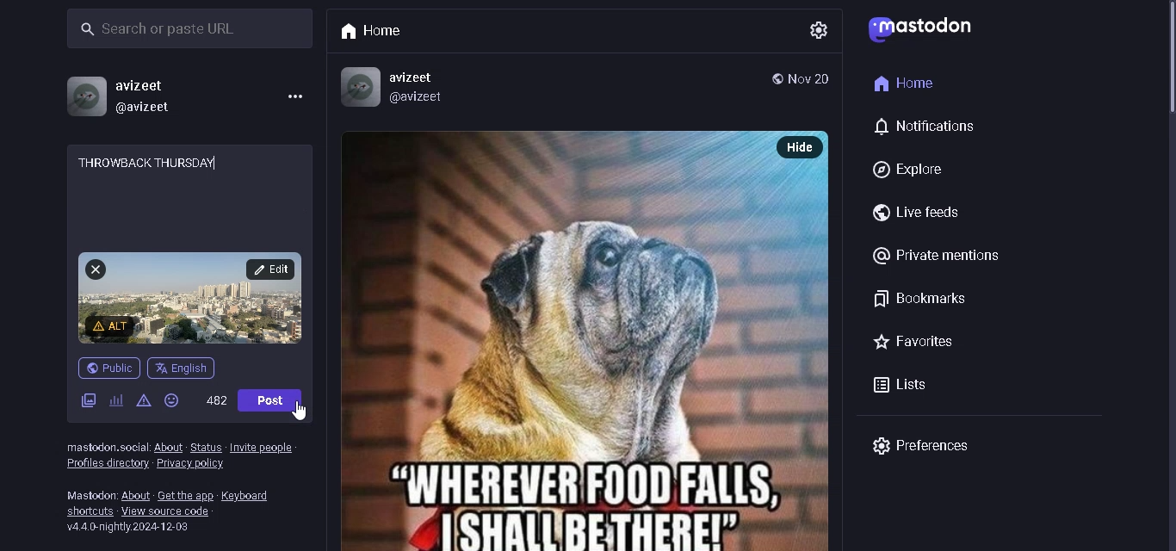 Image resolution: width=1176 pixels, height=551 pixels. What do you see at coordinates (918, 299) in the screenshot?
I see `bookmarks` at bounding box center [918, 299].